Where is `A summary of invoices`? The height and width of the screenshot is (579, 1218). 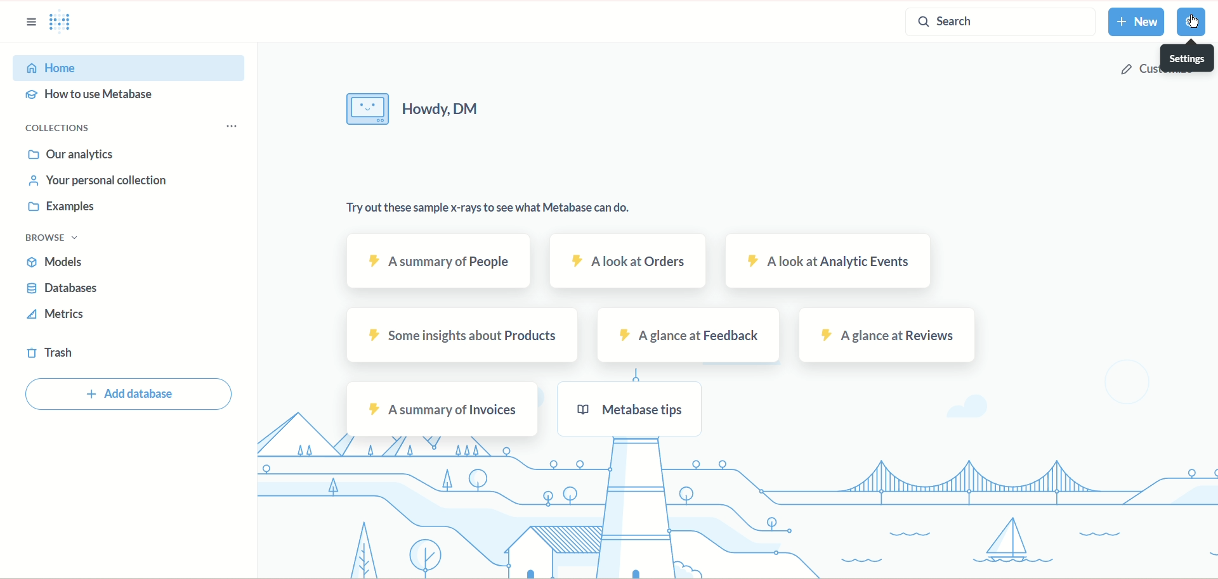 A summary of invoices is located at coordinates (446, 409).